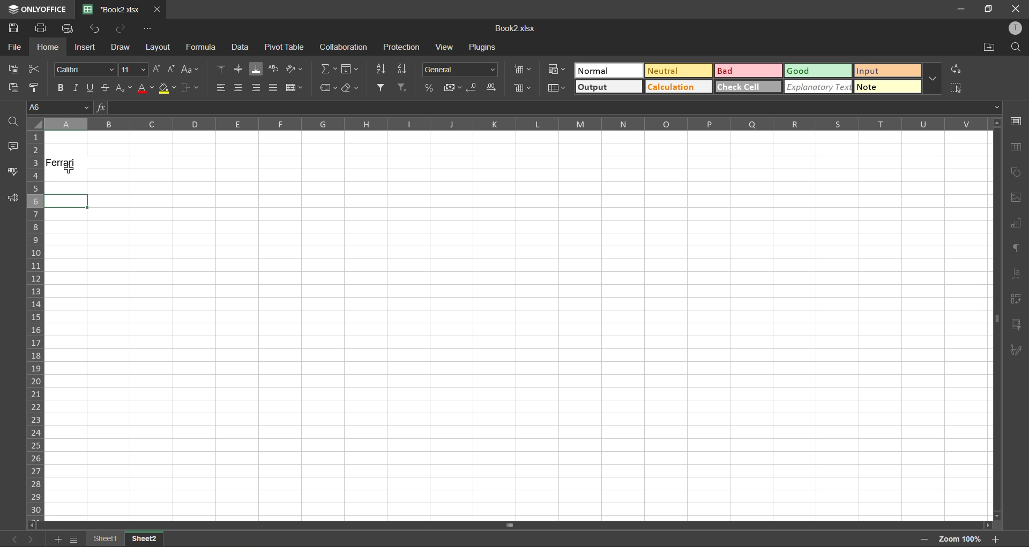  I want to click on more options, so click(933, 79).